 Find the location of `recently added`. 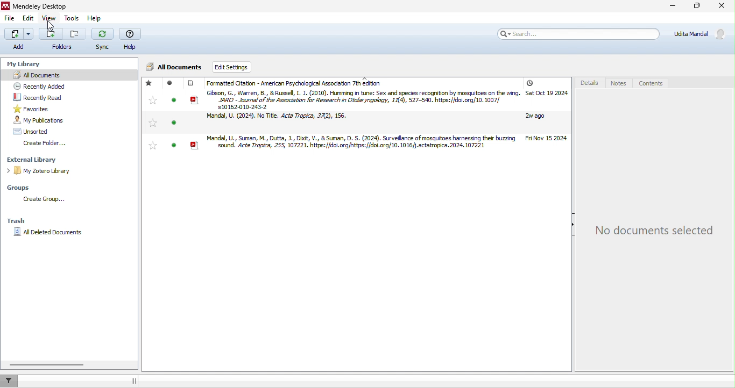

recently added is located at coordinates (43, 86).